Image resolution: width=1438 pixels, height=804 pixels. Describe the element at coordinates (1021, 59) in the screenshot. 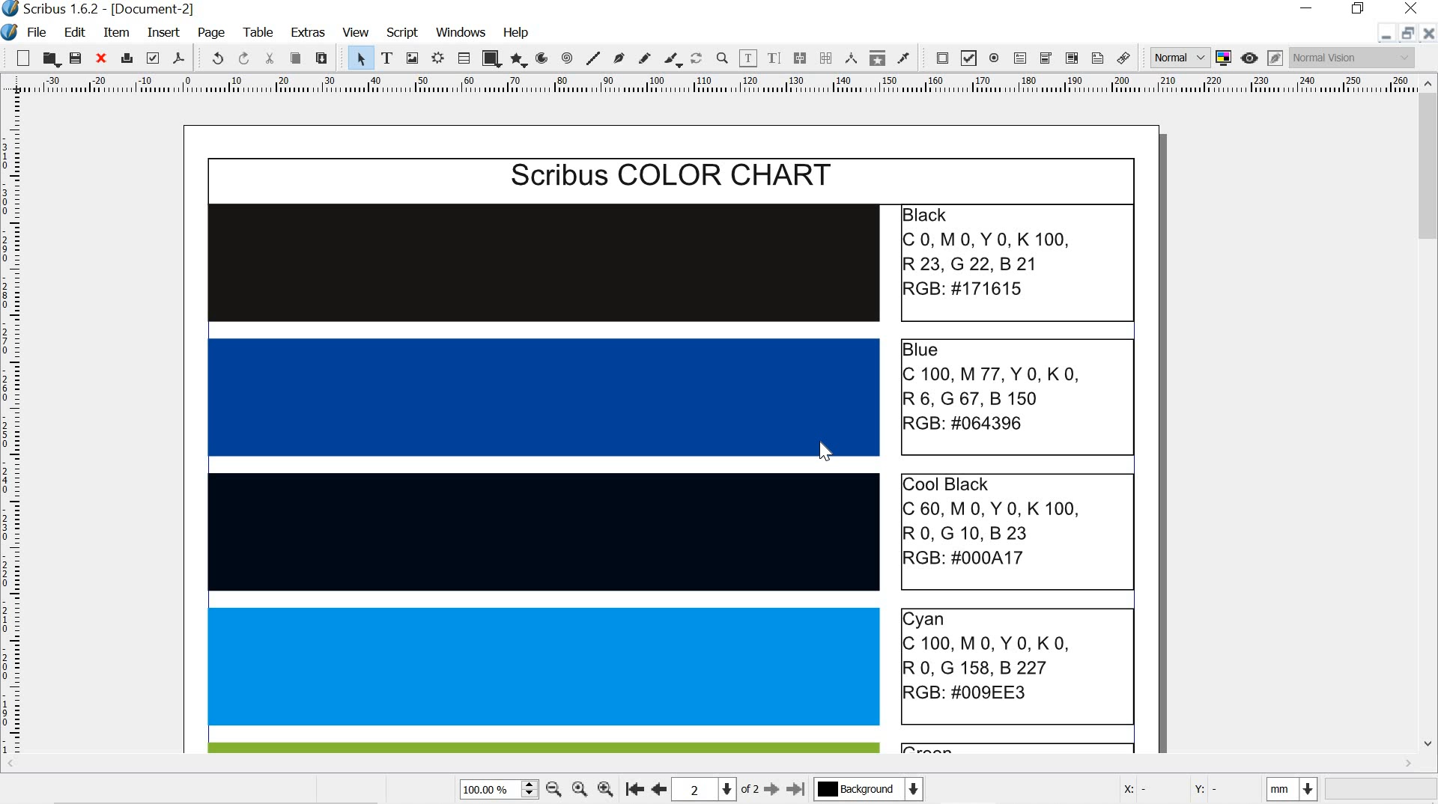

I see `pdf text field` at that location.